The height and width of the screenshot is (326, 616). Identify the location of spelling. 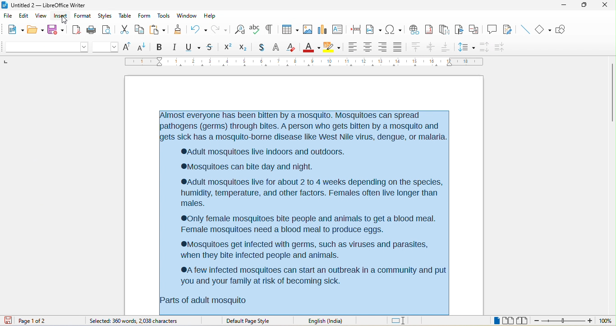
(256, 30).